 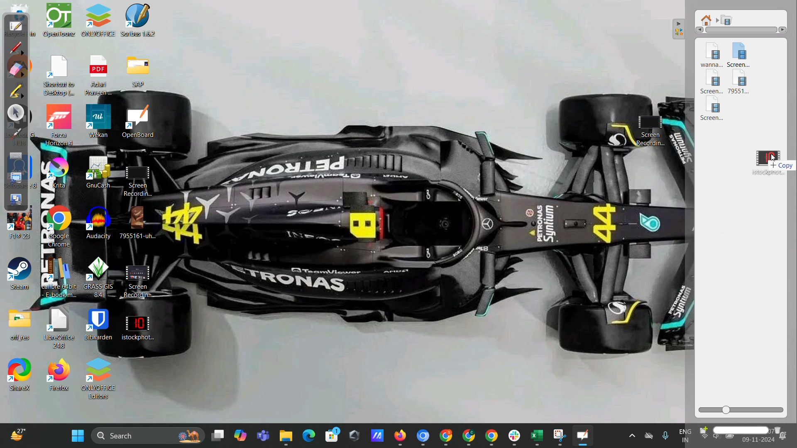 I want to click on Forza Horizon 4, so click(x=60, y=125).